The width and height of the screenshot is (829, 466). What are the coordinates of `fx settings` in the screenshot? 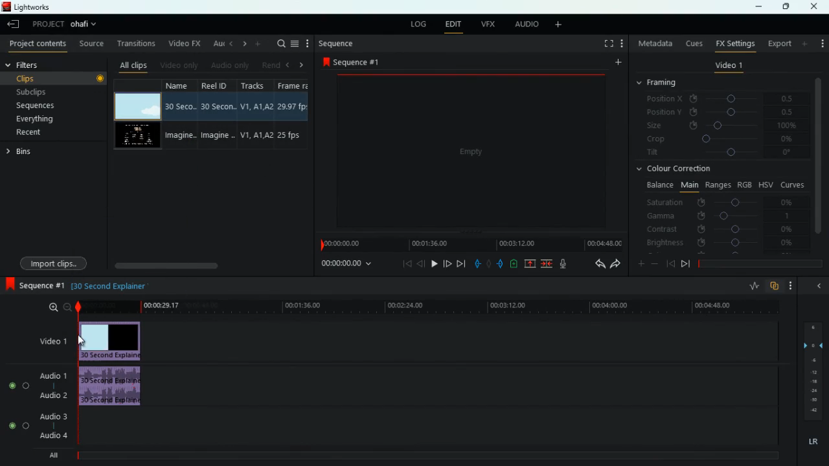 It's located at (734, 43).